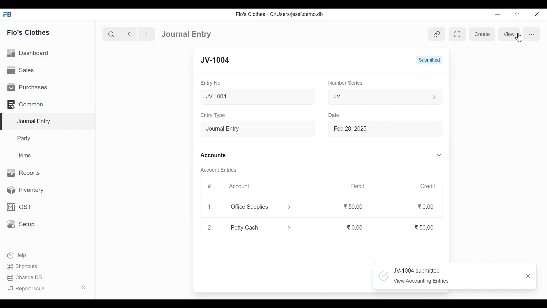  I want to click on Entry Type, so click(214, 115).